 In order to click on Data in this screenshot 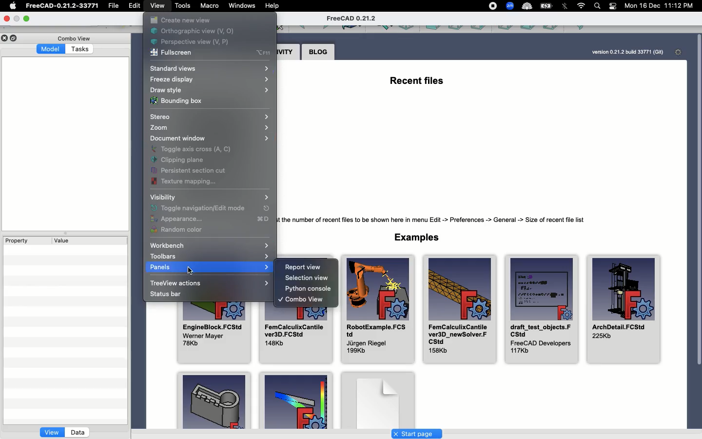, I will do `click(78, 432)`.